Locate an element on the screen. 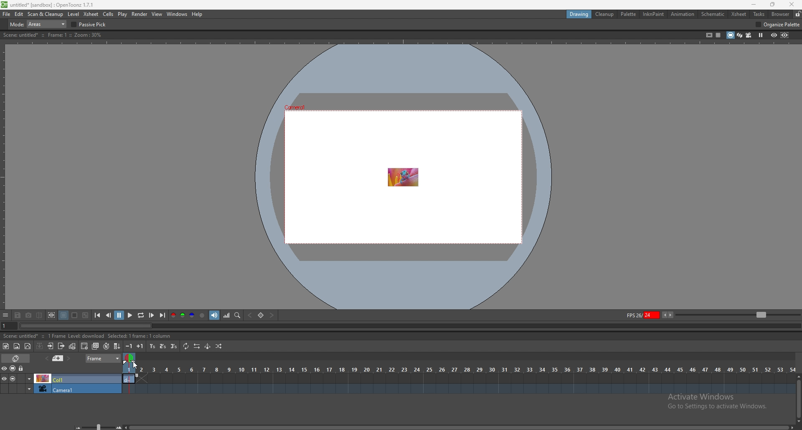  edit is located at coordinates (19, 14).